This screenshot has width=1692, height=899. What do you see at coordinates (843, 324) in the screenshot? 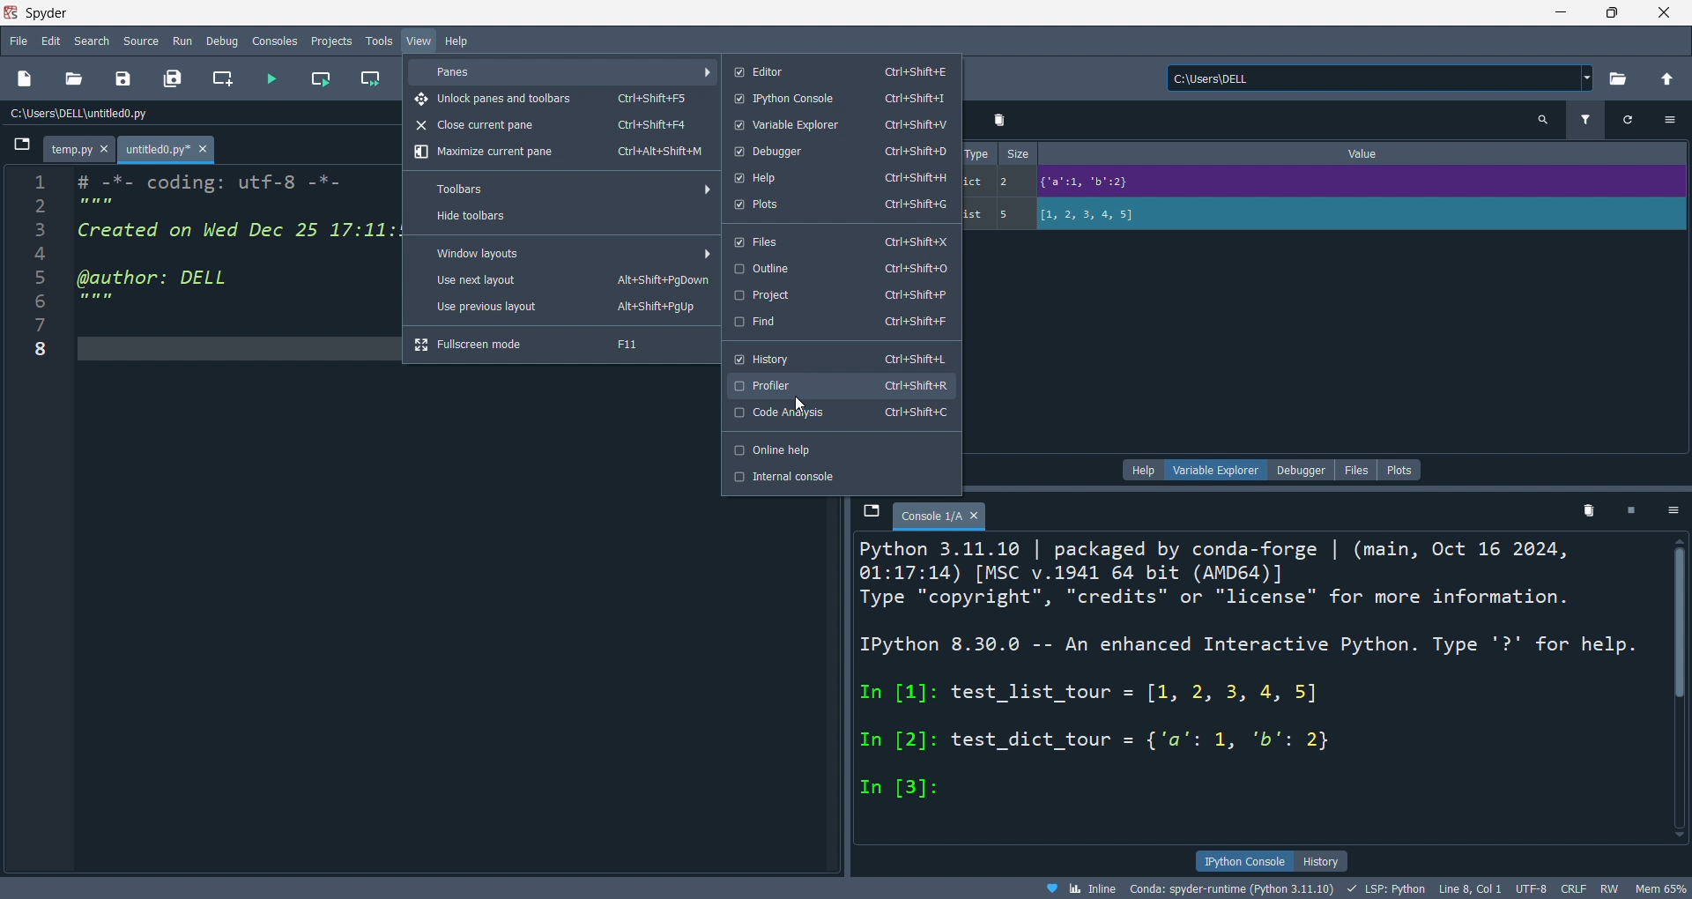
I see `find` at bounding box center [843, 324].